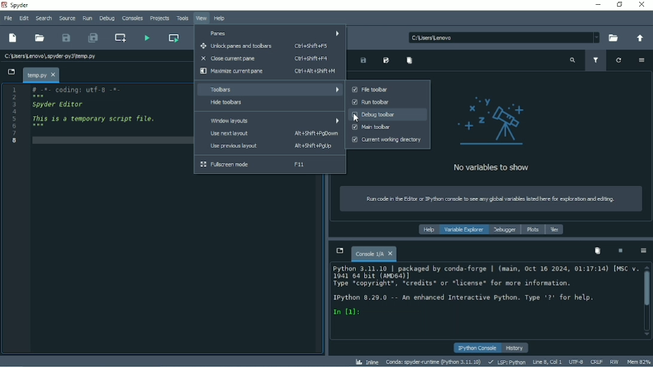 The height and width of the screenshot is (367, 653). I want to click on Run, so click(87, 19).